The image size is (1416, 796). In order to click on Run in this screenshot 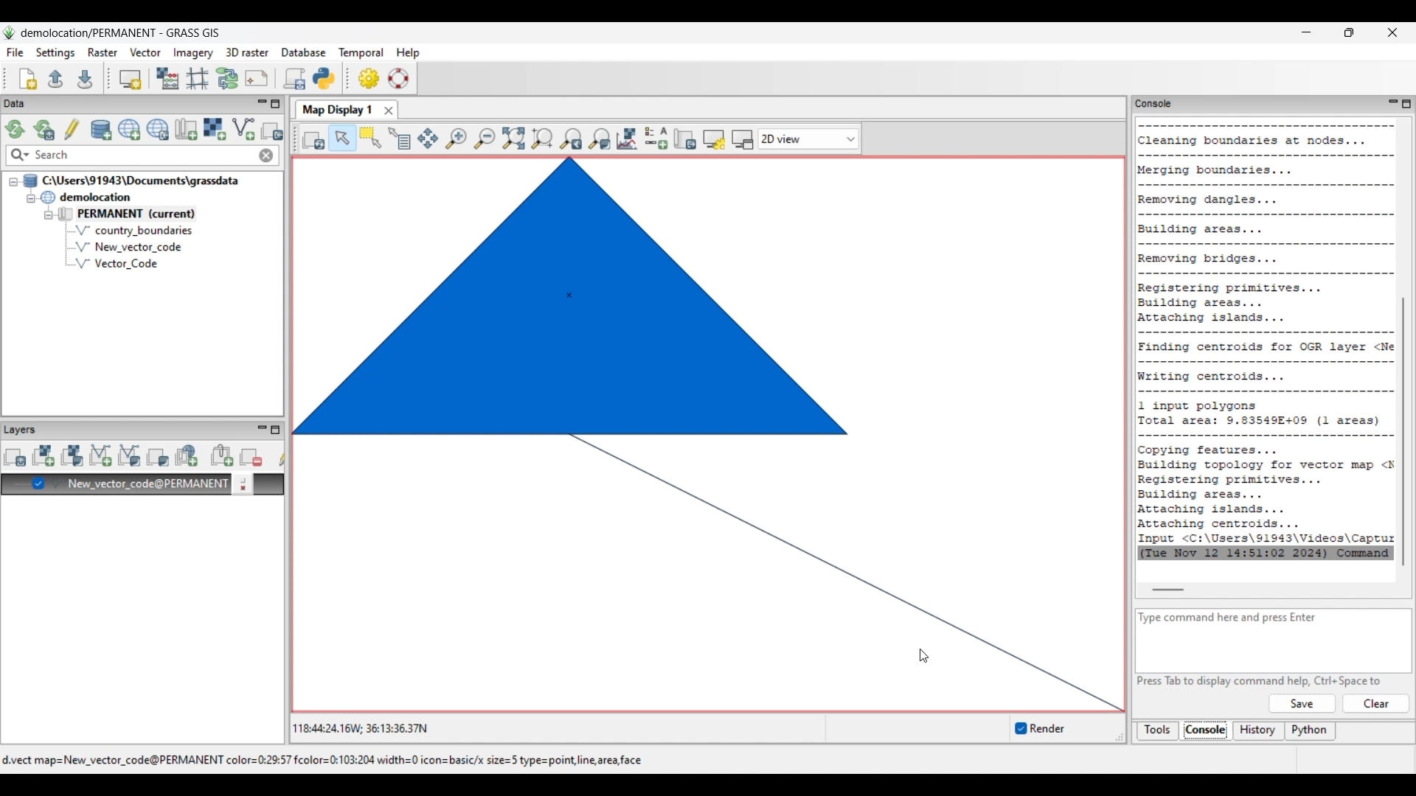, I will do `click(1377, 704)`.